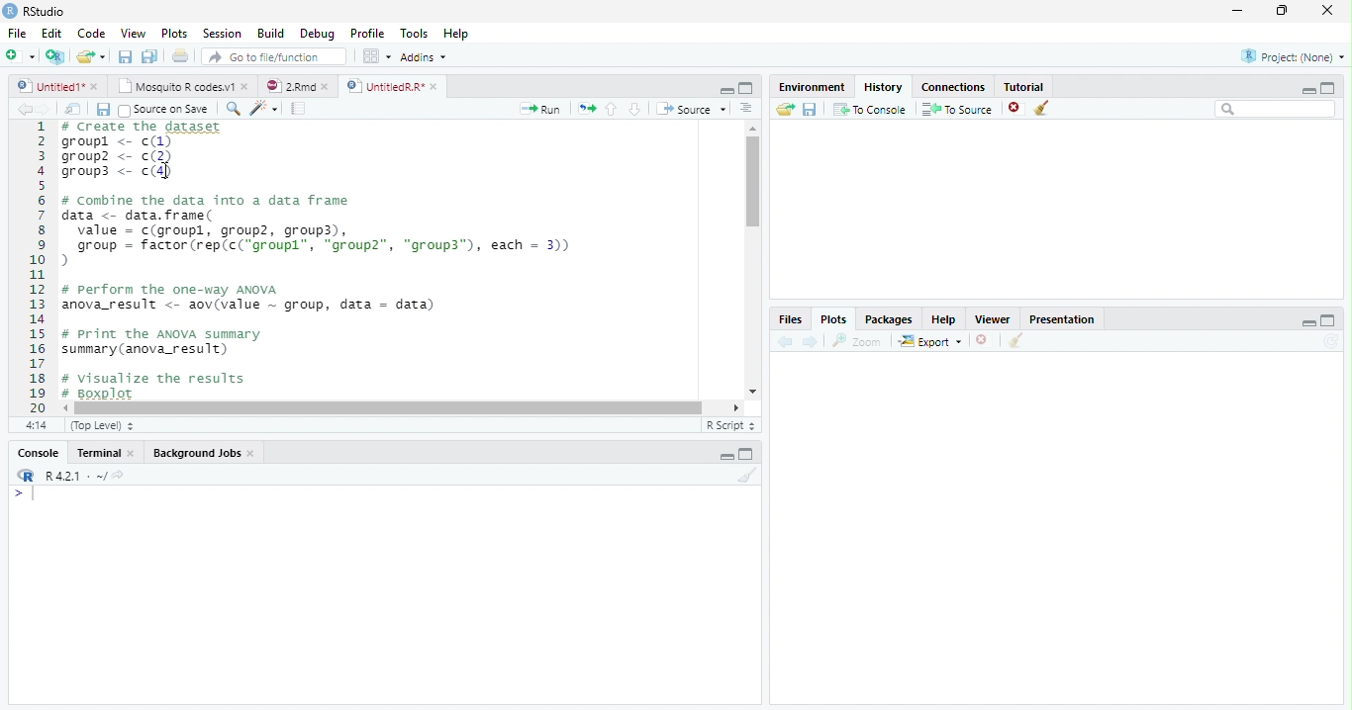 This screenshot has height=710, width=1352. Describe the element at coordinates (584, 108) in the screenshot. I see `Copy pages` at that location.